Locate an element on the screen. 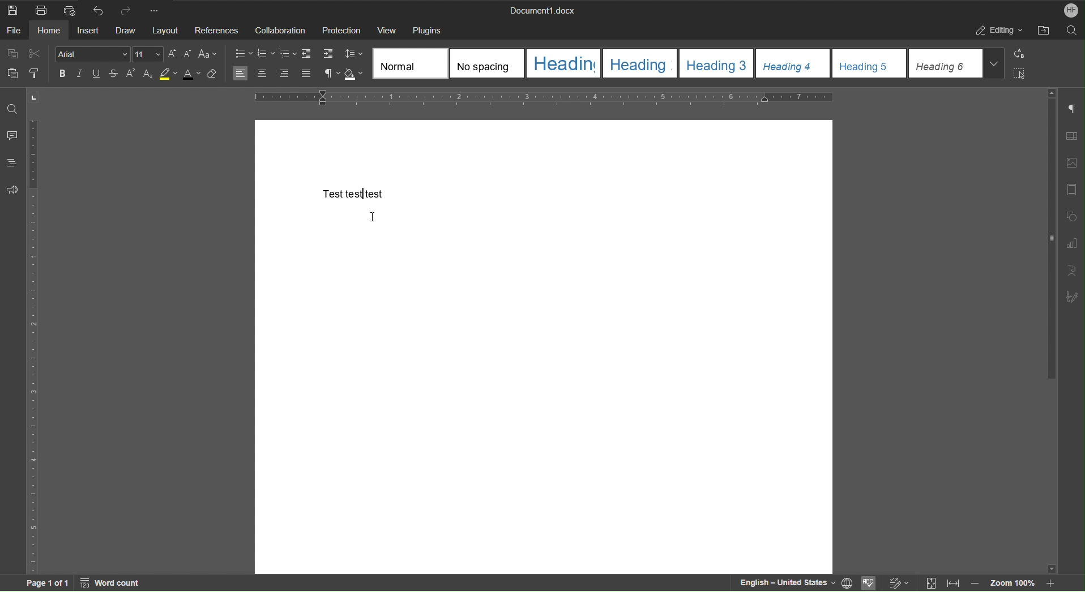  Italics is located at coordinates (80, 74).